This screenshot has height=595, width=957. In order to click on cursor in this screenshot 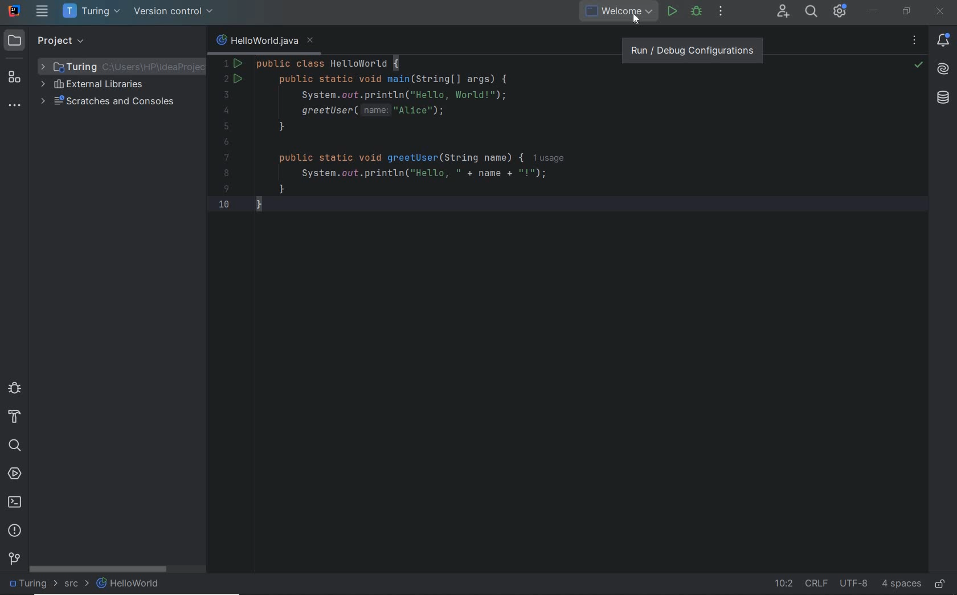, I will do `click(645, 17)`.